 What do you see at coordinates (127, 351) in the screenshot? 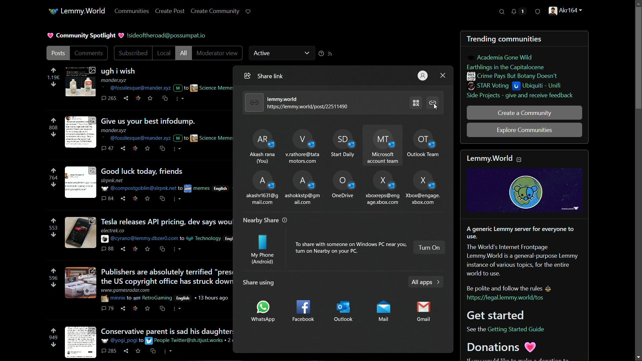
I see `share` at bounding box center [127, 351].